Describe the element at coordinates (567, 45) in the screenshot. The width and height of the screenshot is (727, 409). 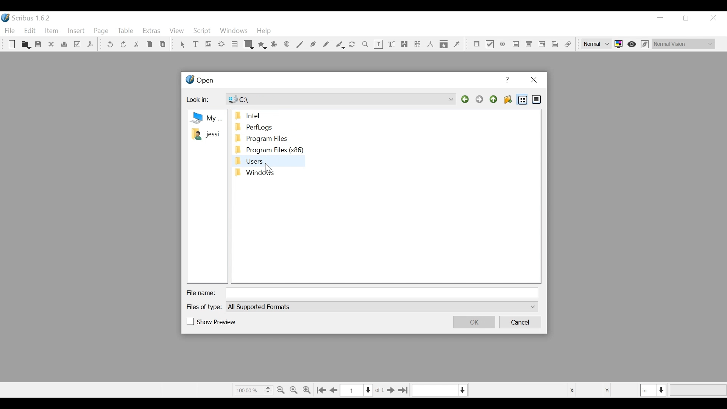
I see `Link Annotations` at that location.